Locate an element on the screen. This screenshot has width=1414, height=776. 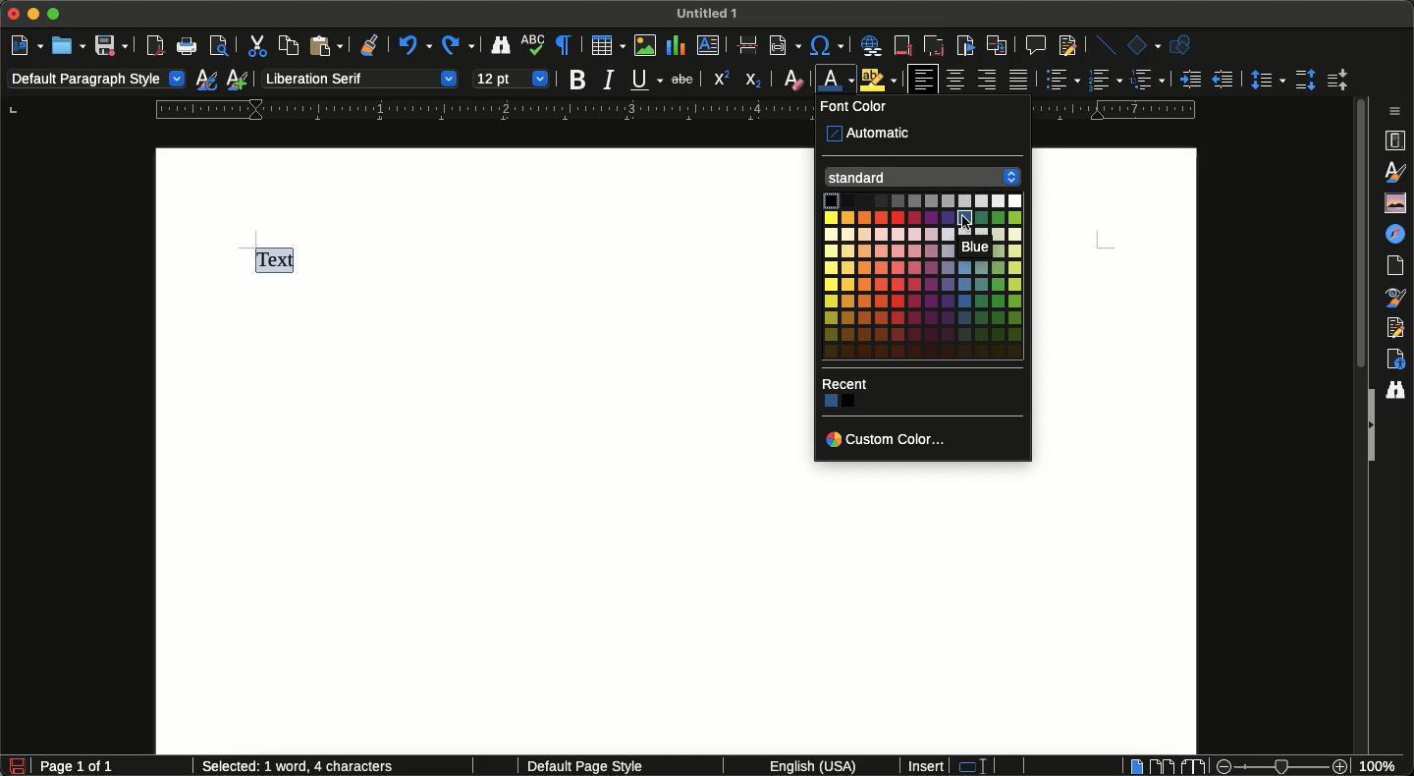
Align right  is located at coordinates (987, 81).